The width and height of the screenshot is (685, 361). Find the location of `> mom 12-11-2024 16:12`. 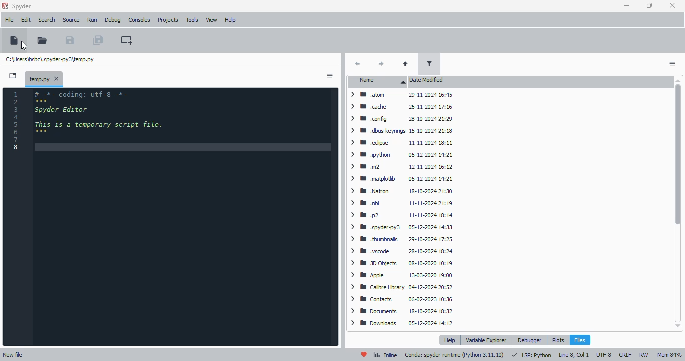

> mom 12-11-2024 16:12 is located at coordinates (400, 166).